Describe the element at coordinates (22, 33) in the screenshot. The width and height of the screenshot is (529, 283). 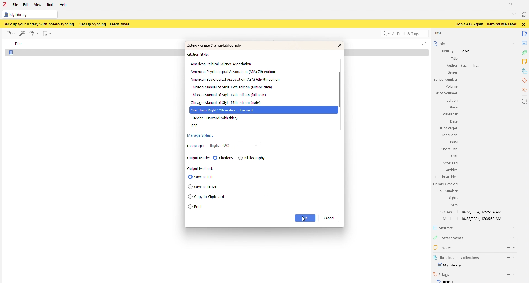
I see `edit` at that location.